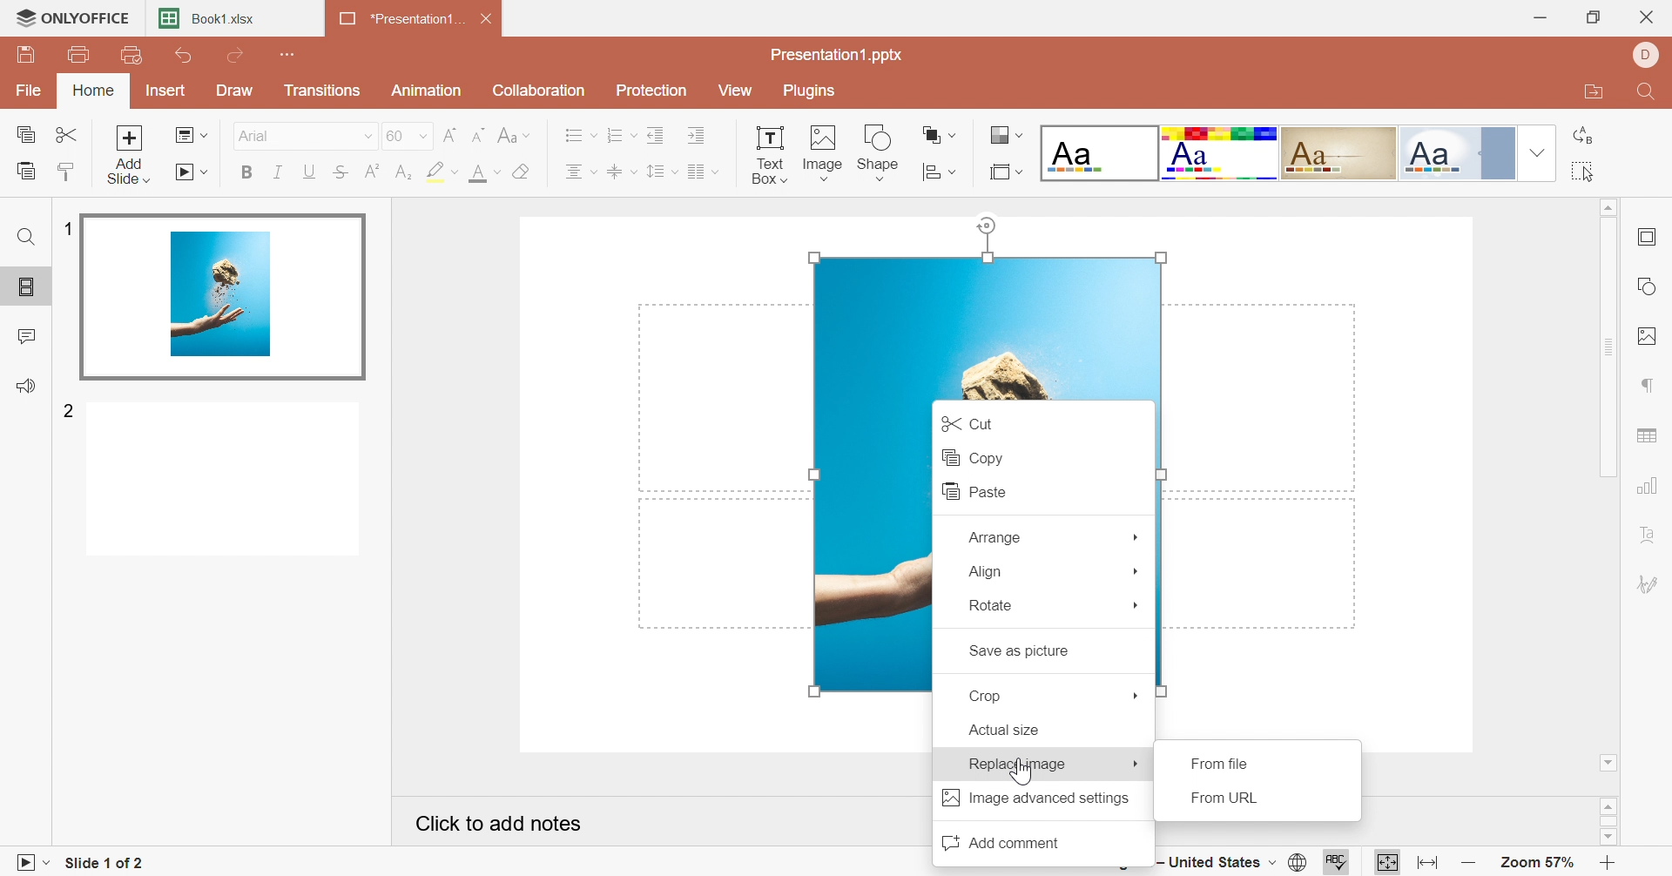 The height and width of the screenshot is (876, 1672). What do you see at coordinates (991, 605) in the screenshot?
I see `Rotate` at bounding box center [991, 605].